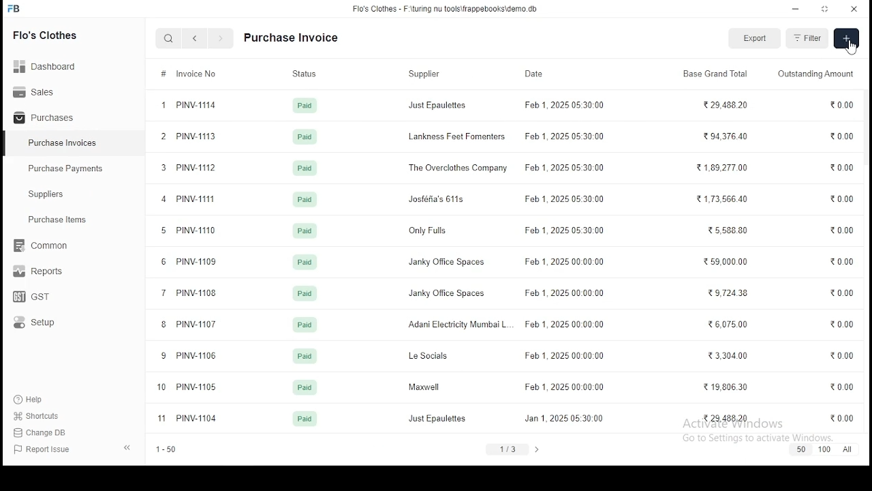  Describe the element at coordinates (534, 72) in the screenshot. I see `date` at that location.